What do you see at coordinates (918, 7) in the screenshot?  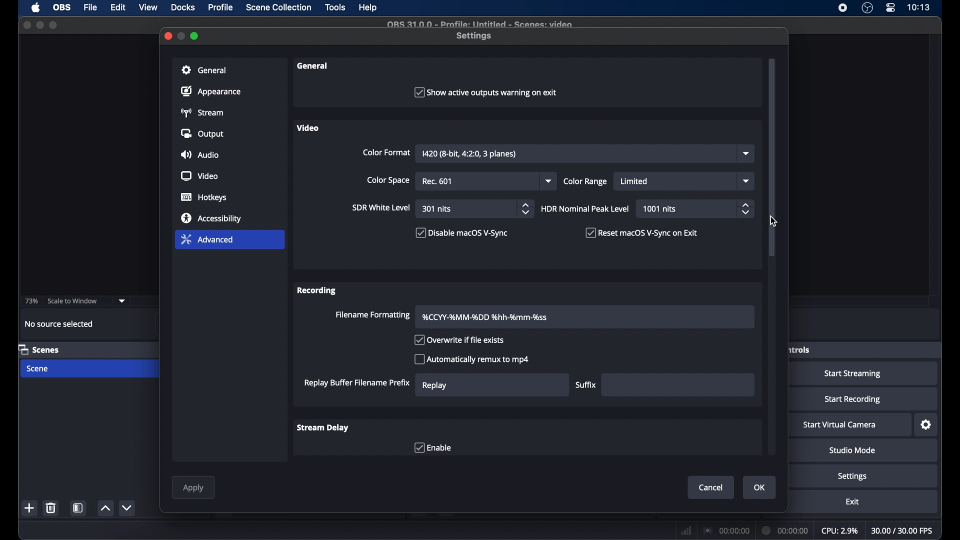 I see `time` at bounding box center [918, 7].